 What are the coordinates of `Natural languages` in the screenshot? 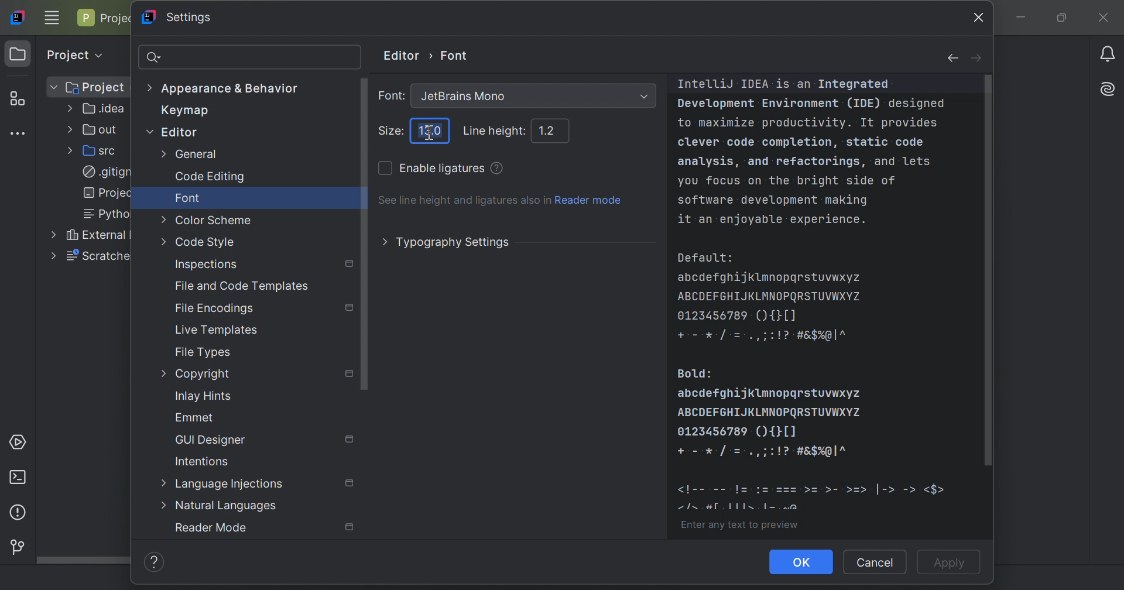 It's located at (220, 507).